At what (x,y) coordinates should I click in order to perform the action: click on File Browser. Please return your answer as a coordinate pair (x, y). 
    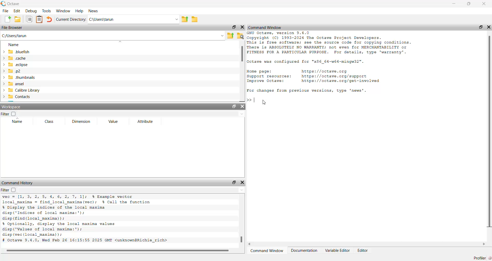
    Looking at the image, I should click on (12, 27).